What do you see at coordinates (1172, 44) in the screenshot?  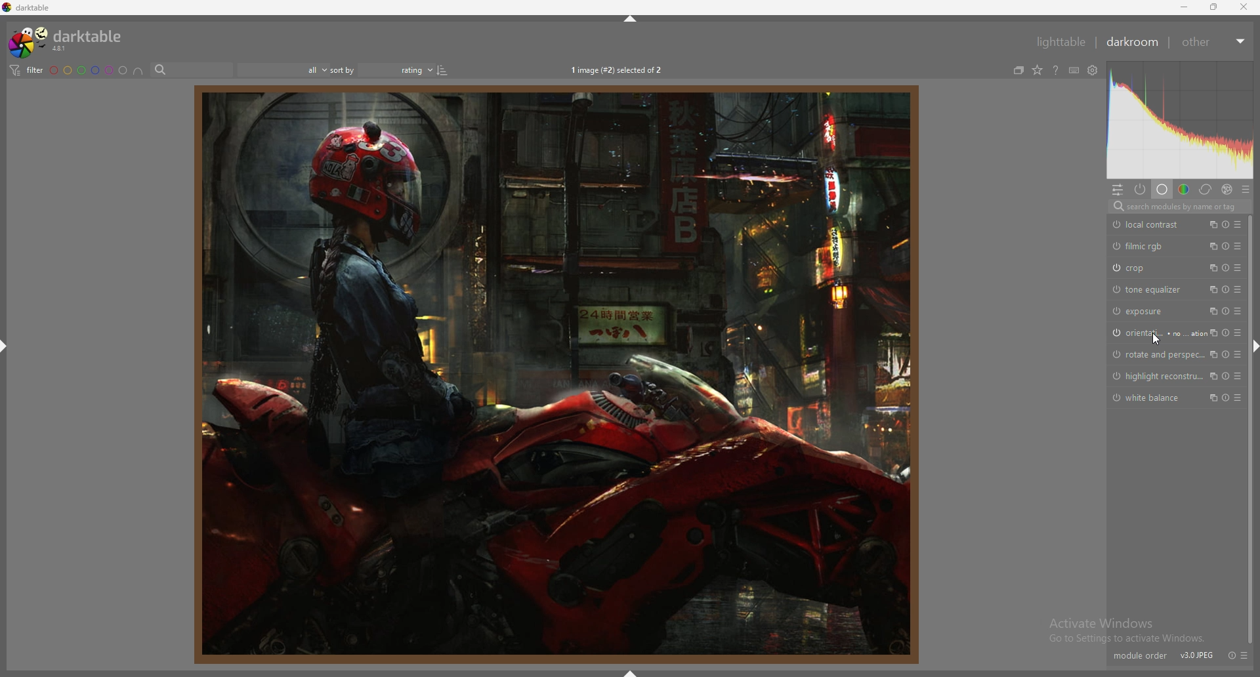 I see `divider` at bounding box center [1172, 44].